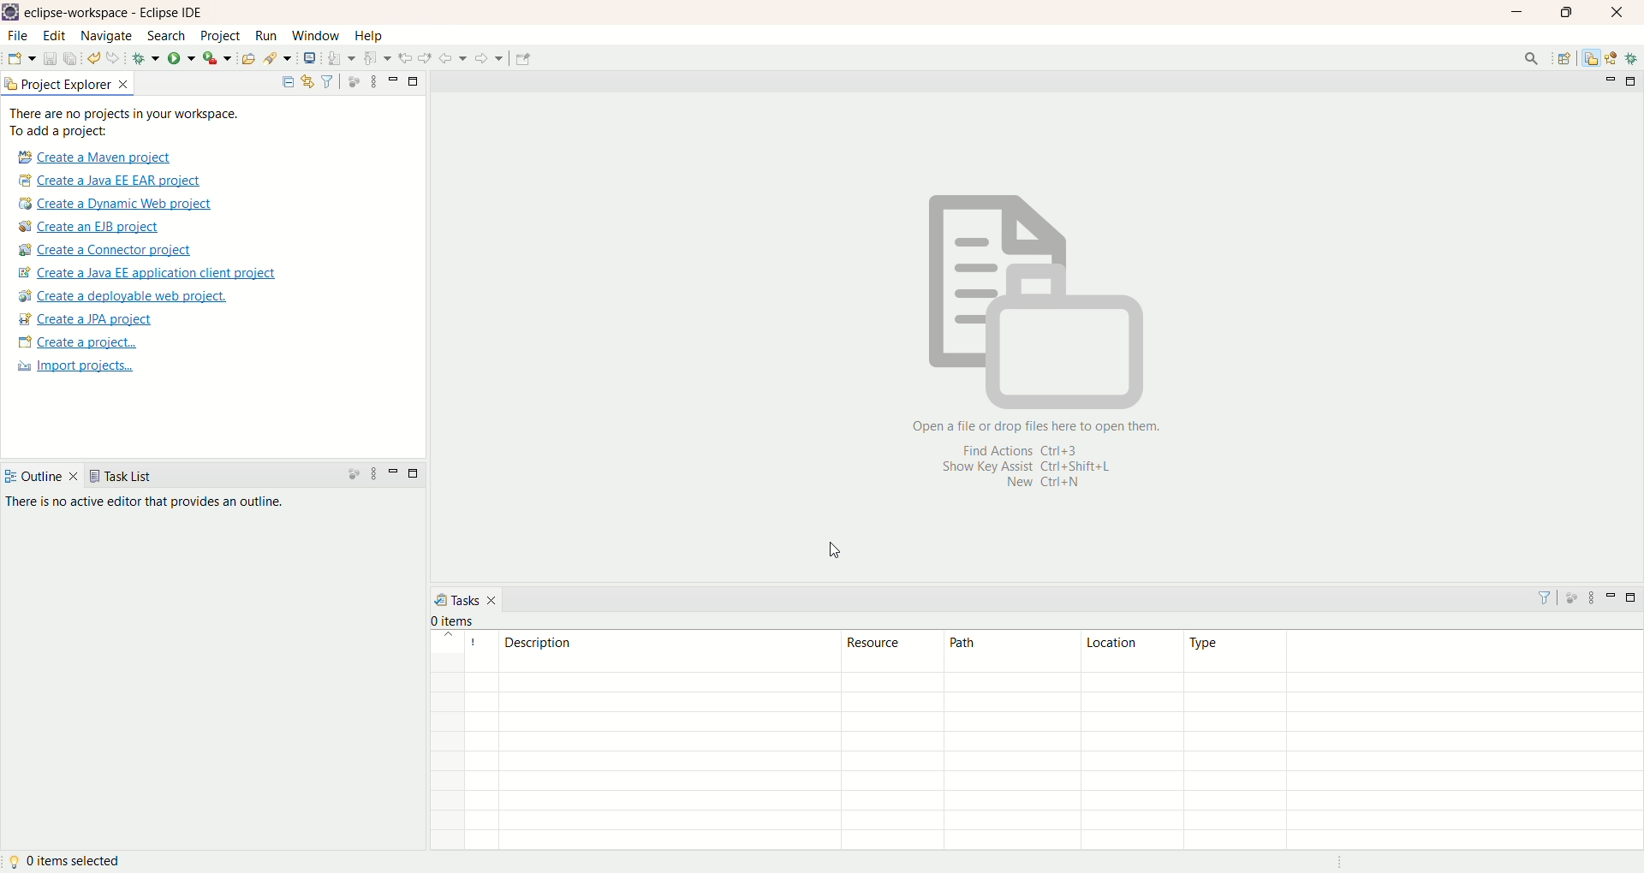 This screenshot has height=873, width=1644. What do you see at coordinates (637, 739) in the screenshot?
I see `description` at bounding box center [637, 739].